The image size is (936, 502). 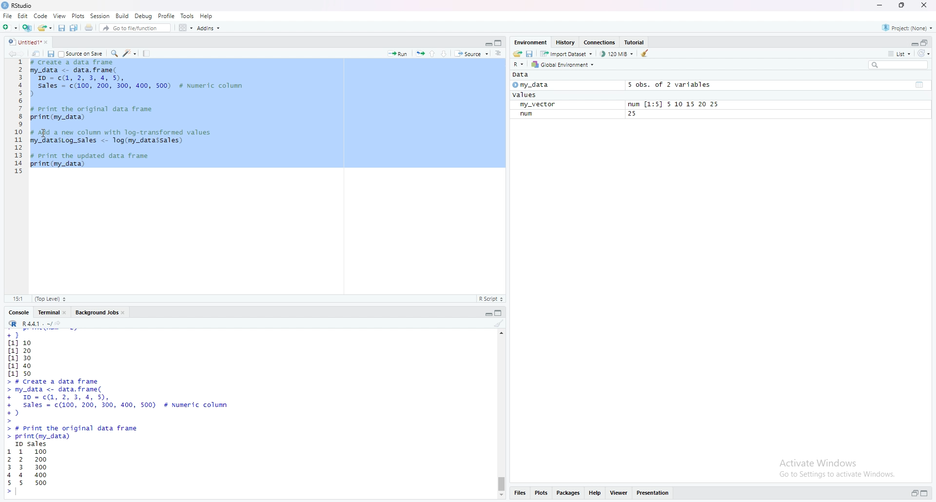 I want to click on history, so click(x=565, y=42).